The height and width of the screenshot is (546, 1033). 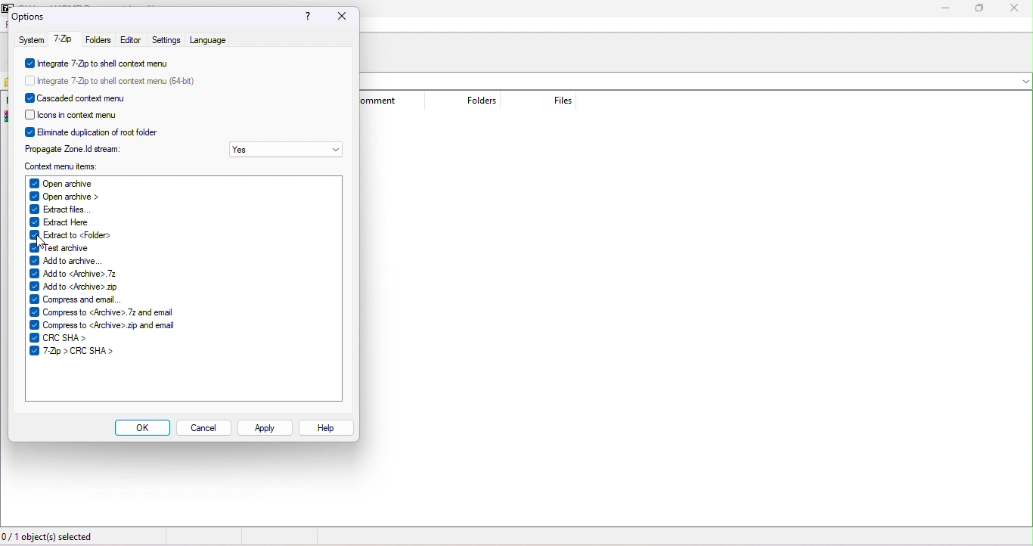 I want to click on Extract to <Folder>, so click(x=71, y=235).